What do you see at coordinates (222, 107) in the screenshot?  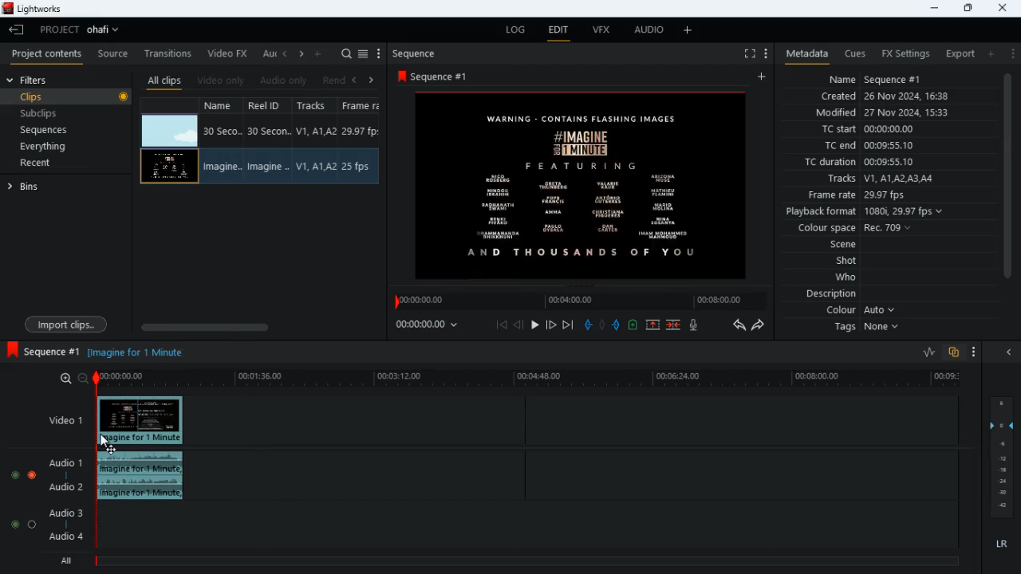 I see `name` at bounding box center [222, 107].